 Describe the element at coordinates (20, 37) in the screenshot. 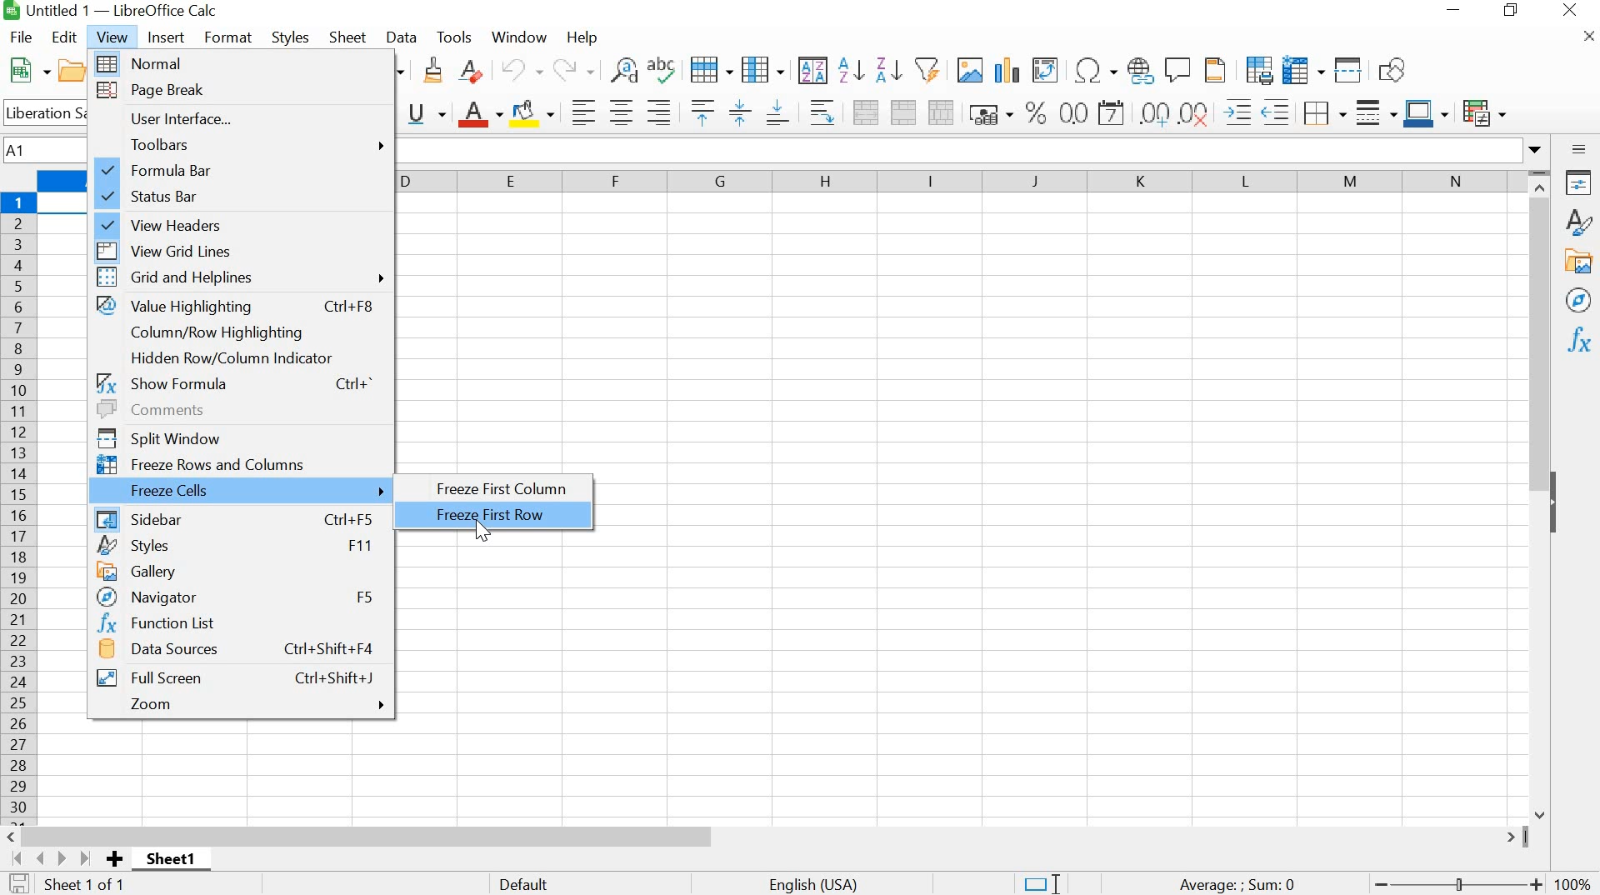

I see `FILE` at that location.